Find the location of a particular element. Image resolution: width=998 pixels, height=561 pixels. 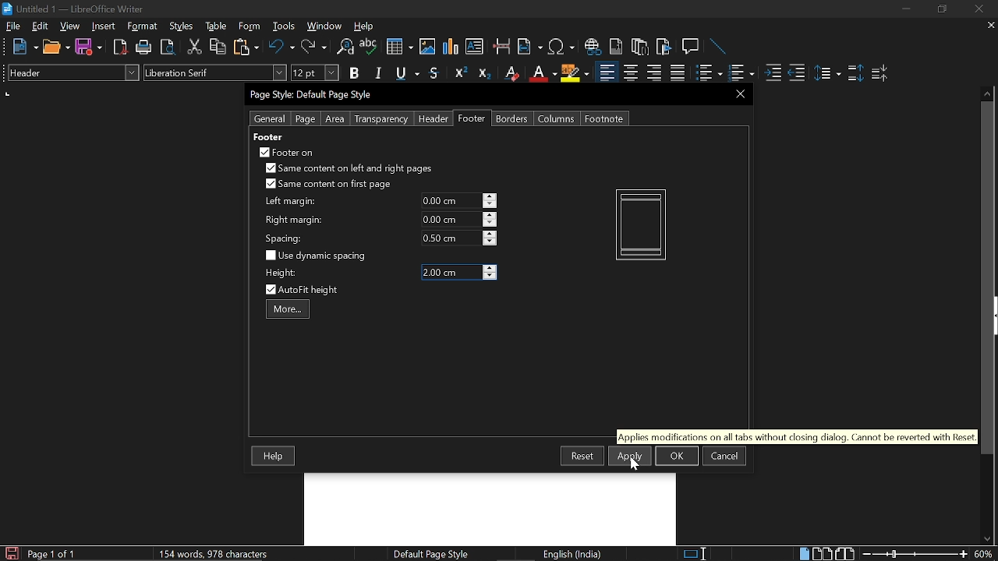

current spacing is located at coordinates (451, 238).